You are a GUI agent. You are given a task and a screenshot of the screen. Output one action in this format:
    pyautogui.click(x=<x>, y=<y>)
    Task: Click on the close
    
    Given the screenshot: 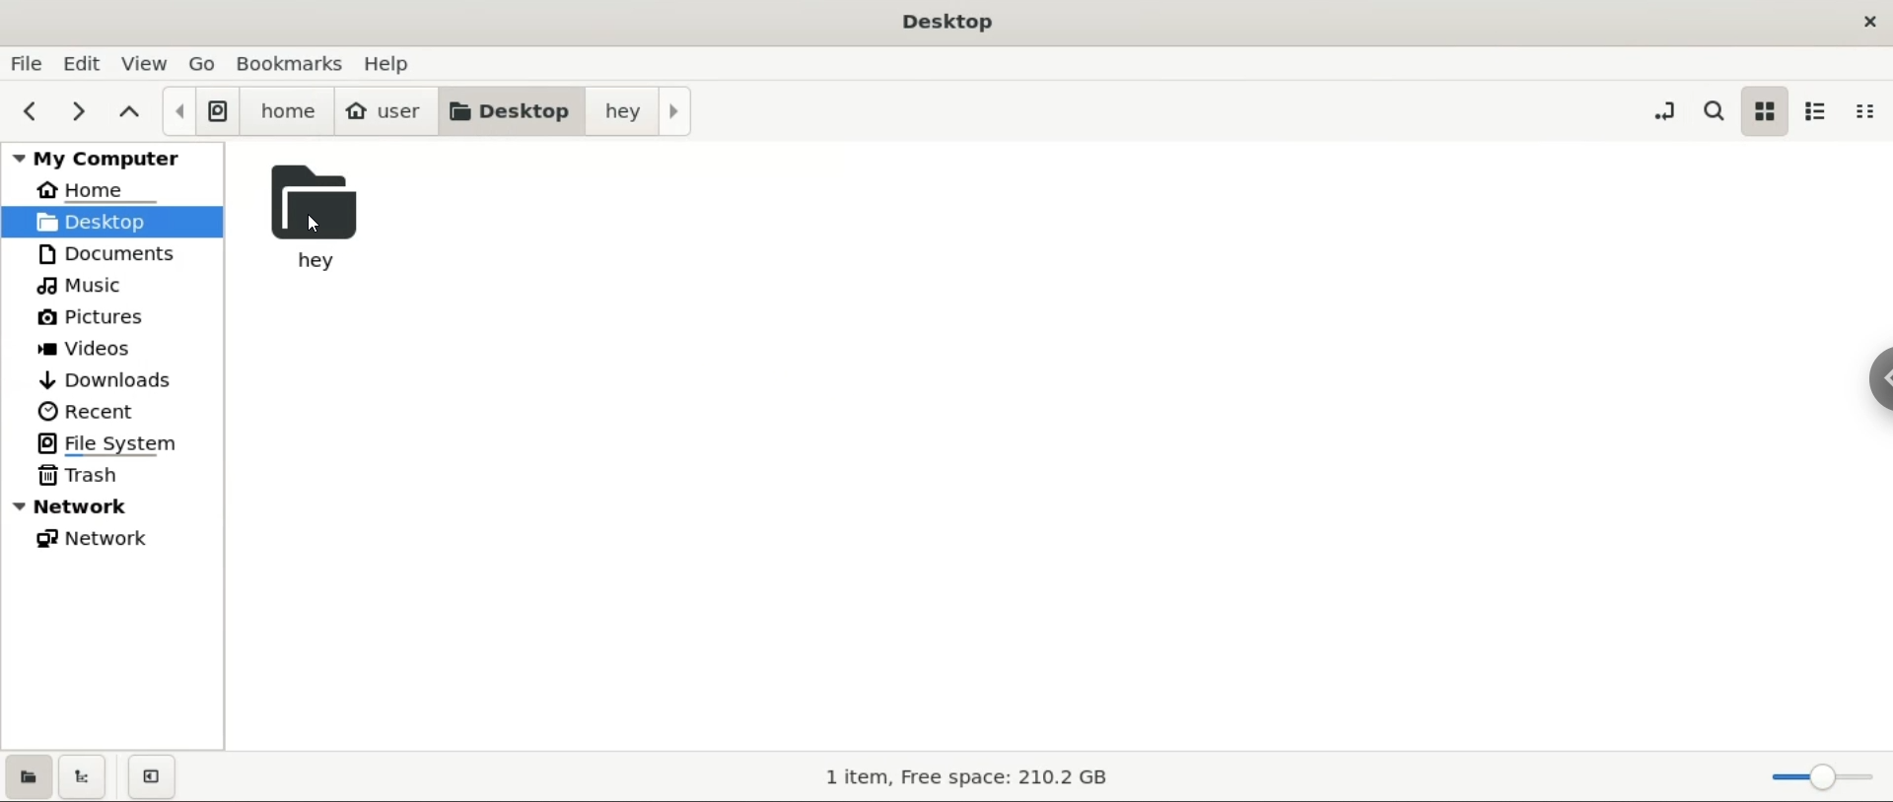 What is the action you would take?
    pyautogui.click(x=1869, y=18)
    